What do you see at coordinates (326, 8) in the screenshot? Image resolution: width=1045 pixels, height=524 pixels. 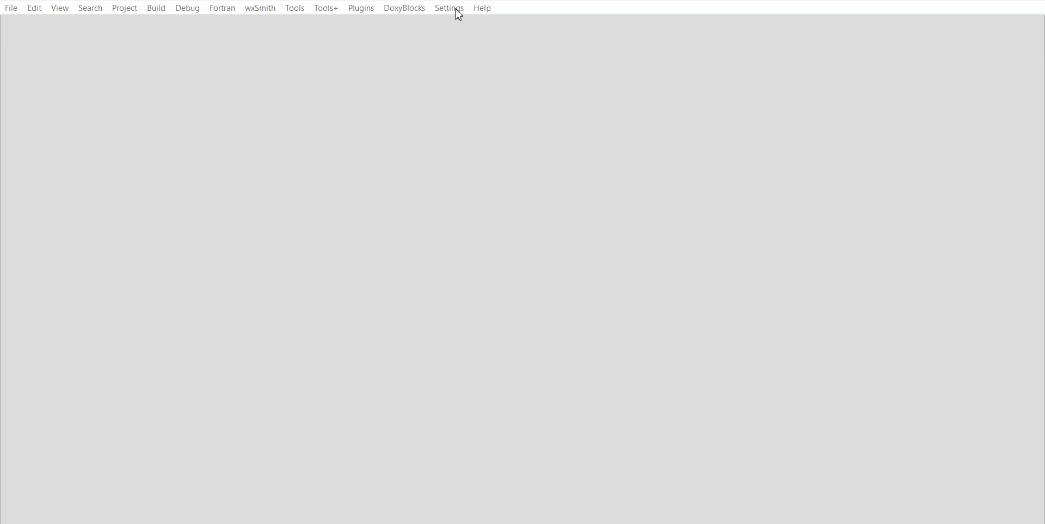 I see `Tools+` at bounding box center [326, 8].